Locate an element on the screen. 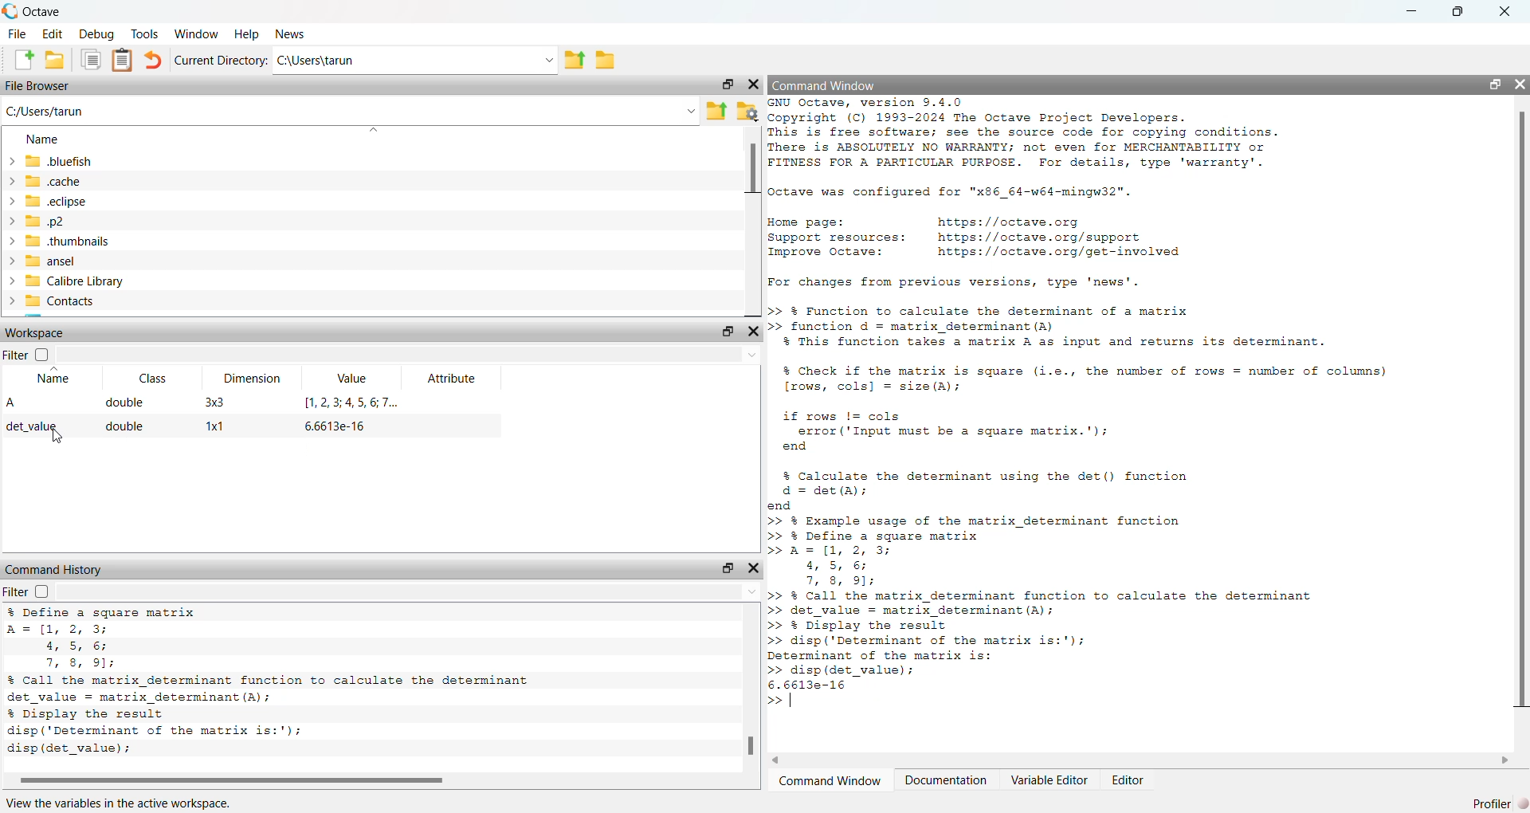 This screenshot has width=1530, height=813. scrollbar is located at coordinates (358, 780).